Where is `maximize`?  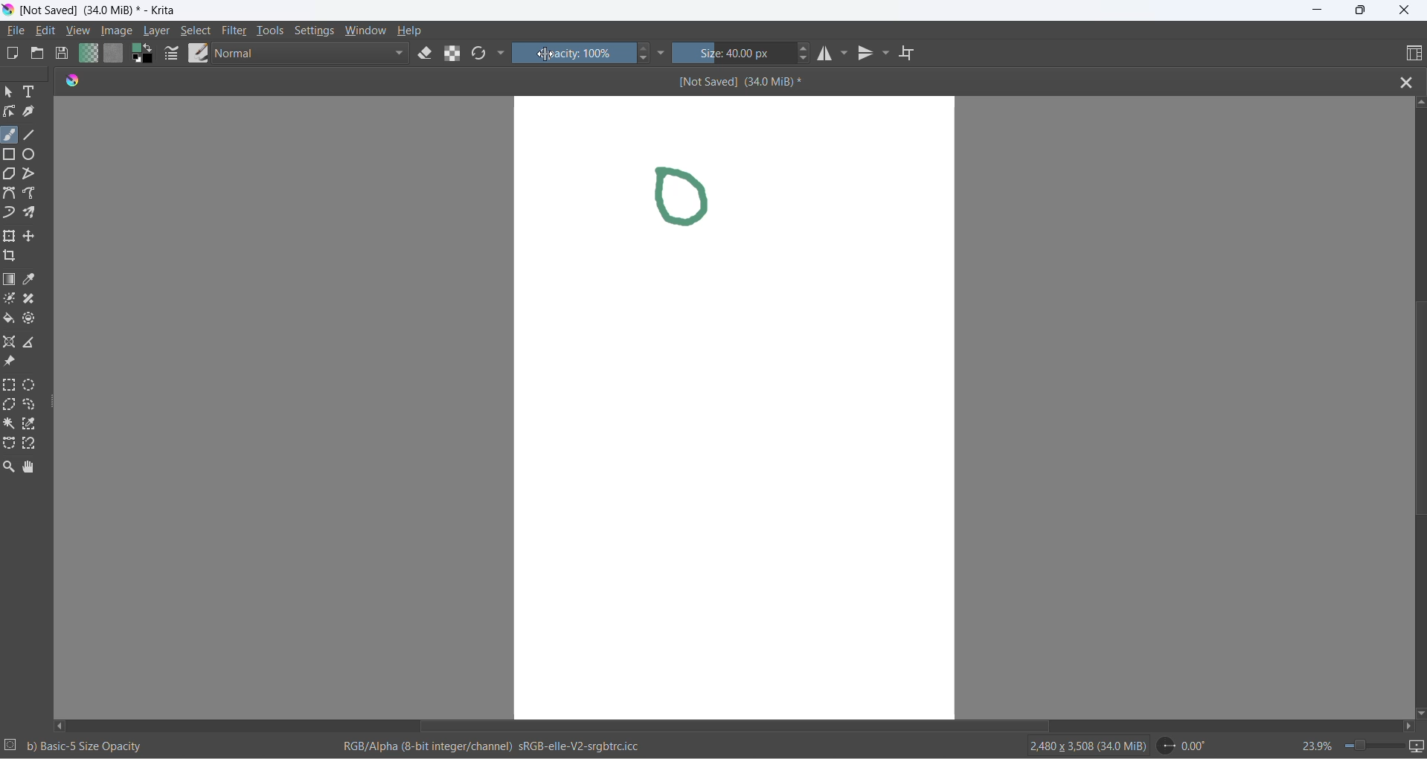 maximize is located at coordinates (1357, 10).